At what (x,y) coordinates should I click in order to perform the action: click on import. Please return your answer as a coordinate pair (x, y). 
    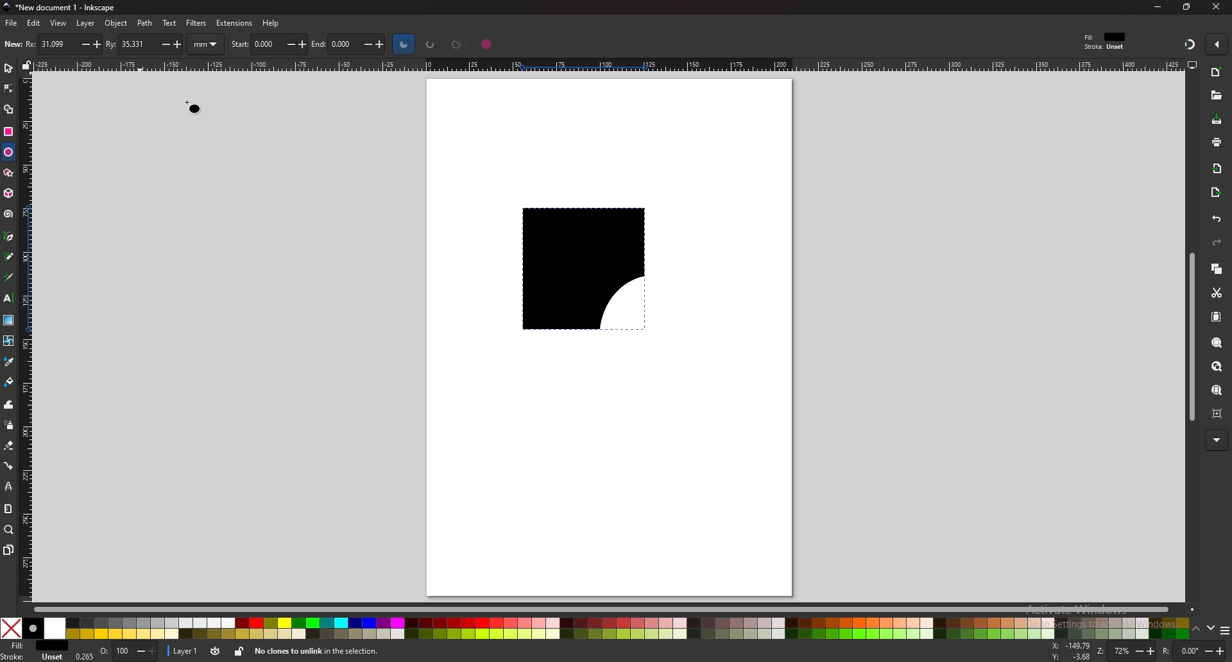
    Looking at the image, I should click on (1217, 167).